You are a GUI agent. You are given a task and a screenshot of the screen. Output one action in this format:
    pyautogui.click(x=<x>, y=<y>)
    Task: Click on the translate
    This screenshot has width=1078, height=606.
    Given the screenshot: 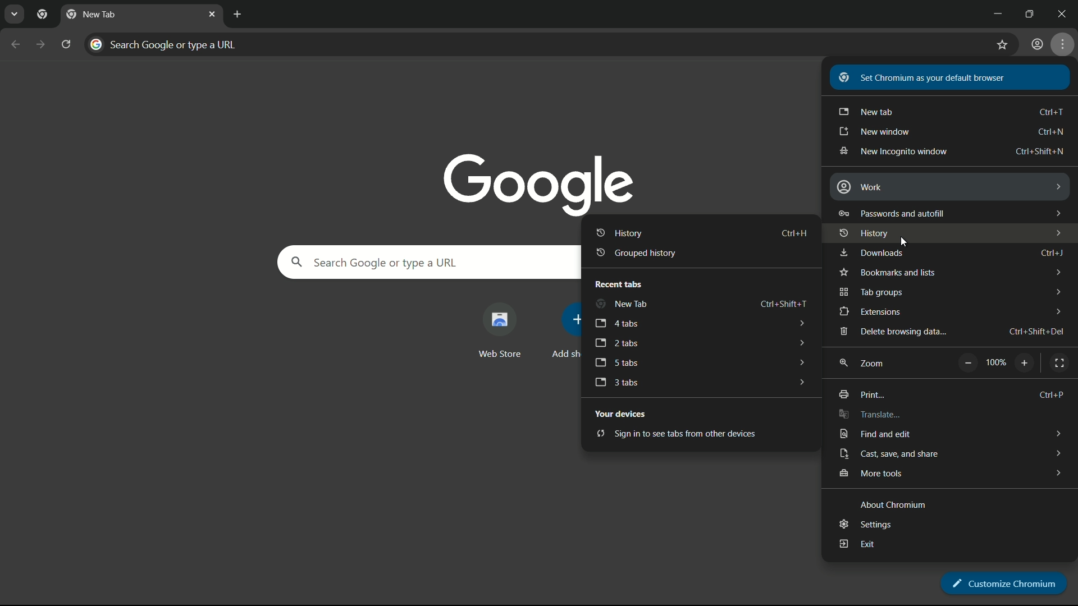 What is the action you would take?
    pyautogui.click(x=870, y=415)
    